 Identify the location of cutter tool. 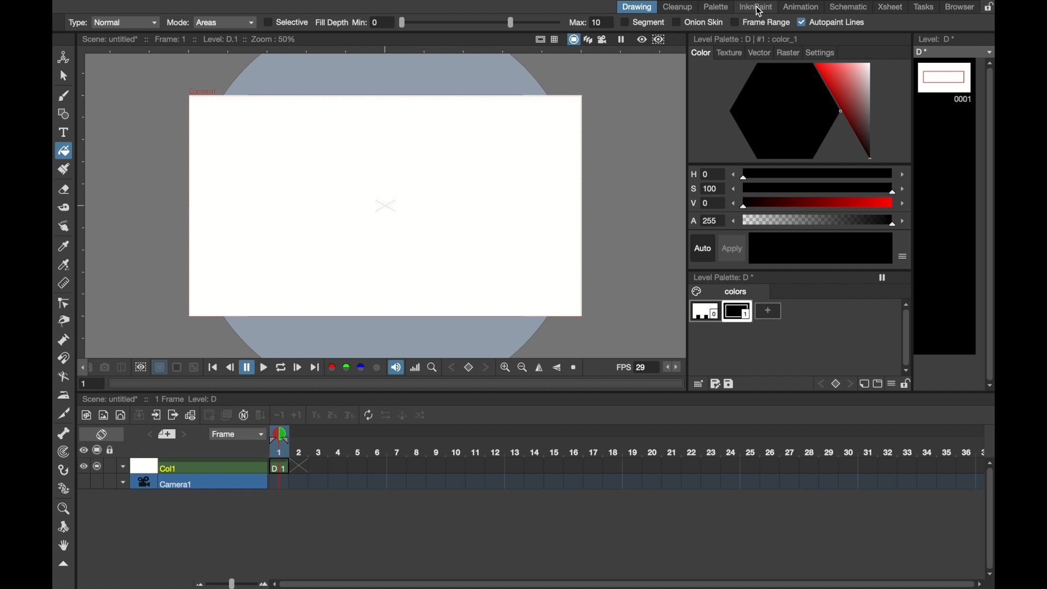
(64, 414).